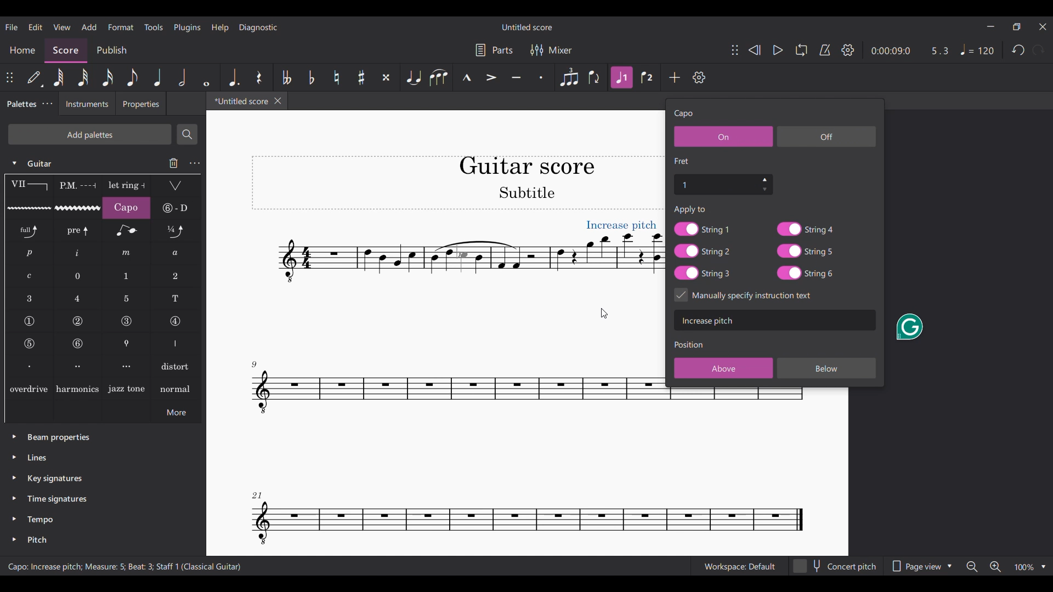 The width and height of the screenshot is (1053, 592). I want to click on RH guitar fingering p, so click(30, 253).